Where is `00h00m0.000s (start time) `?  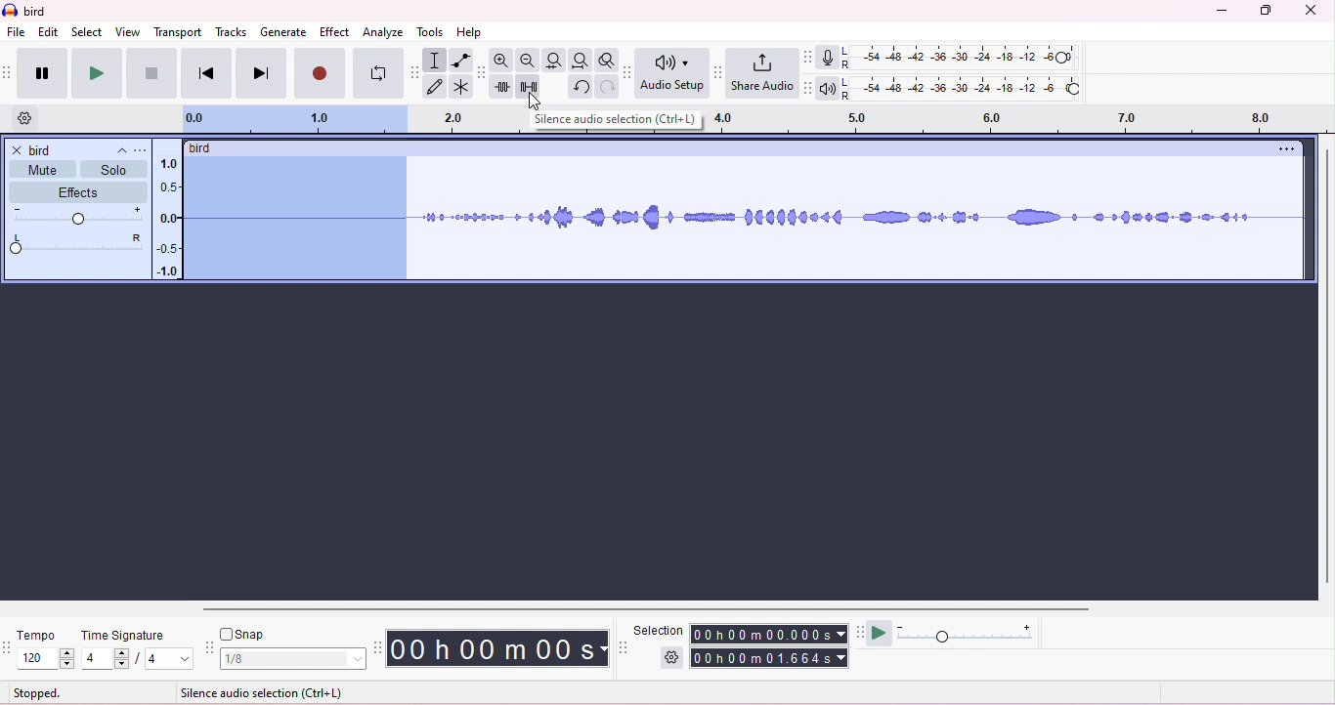 00h00m0.000s (start time)  is located at coordinates (770, 633).